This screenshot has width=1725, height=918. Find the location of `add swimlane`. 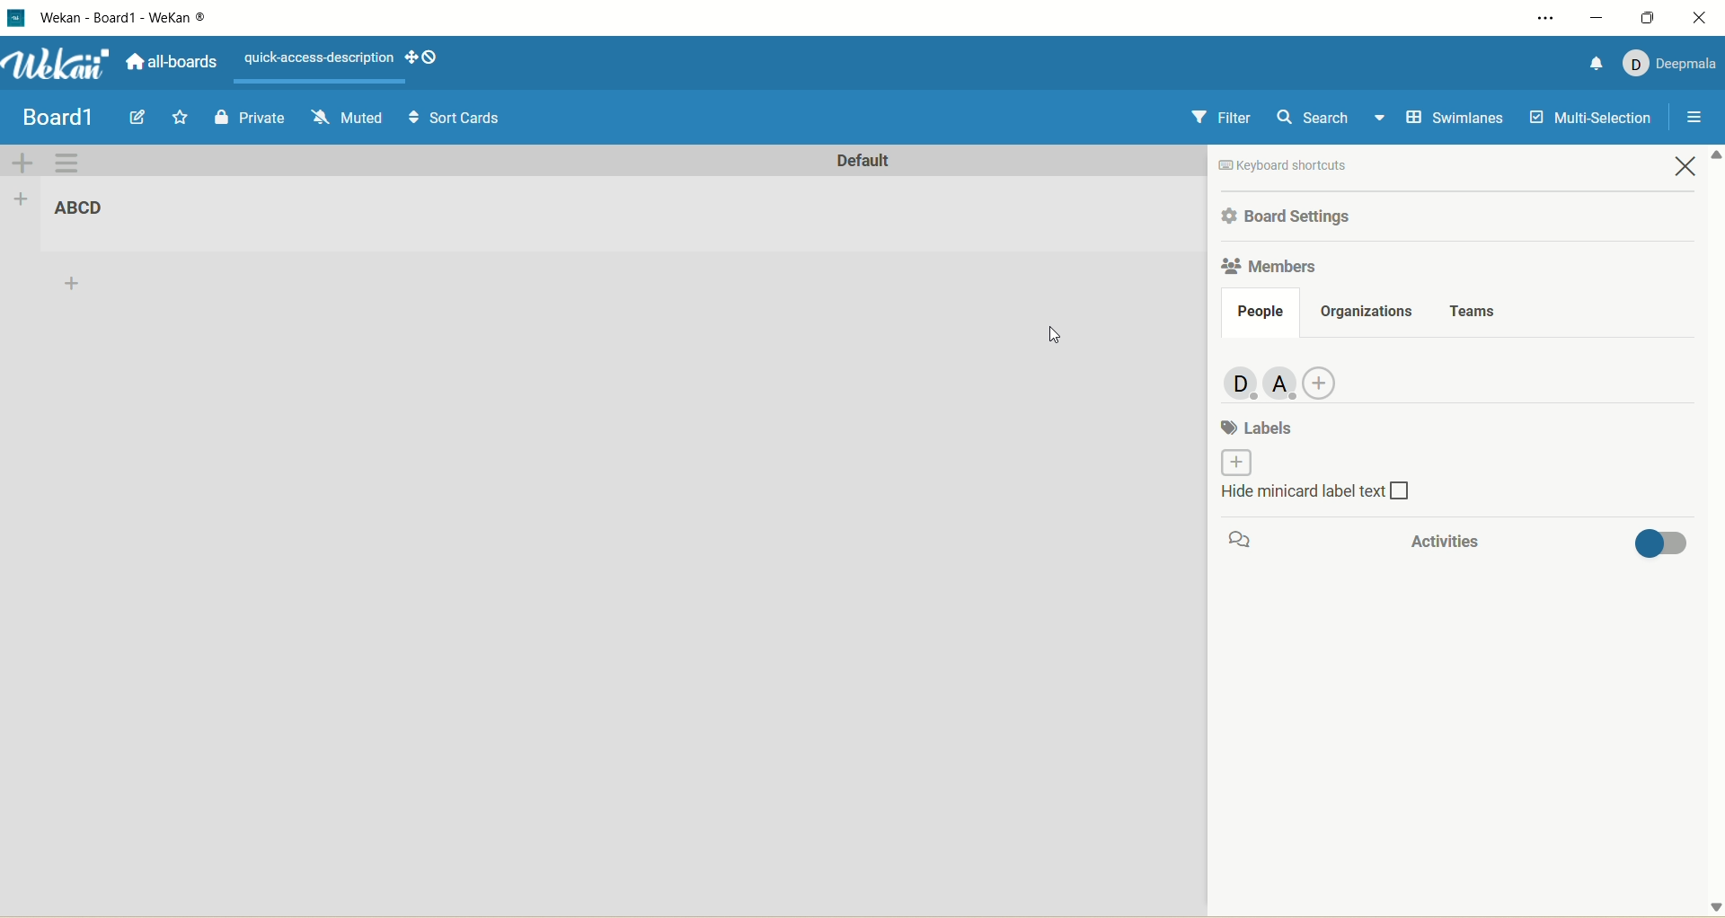

add swimlane is located at coordinates (22, 162).